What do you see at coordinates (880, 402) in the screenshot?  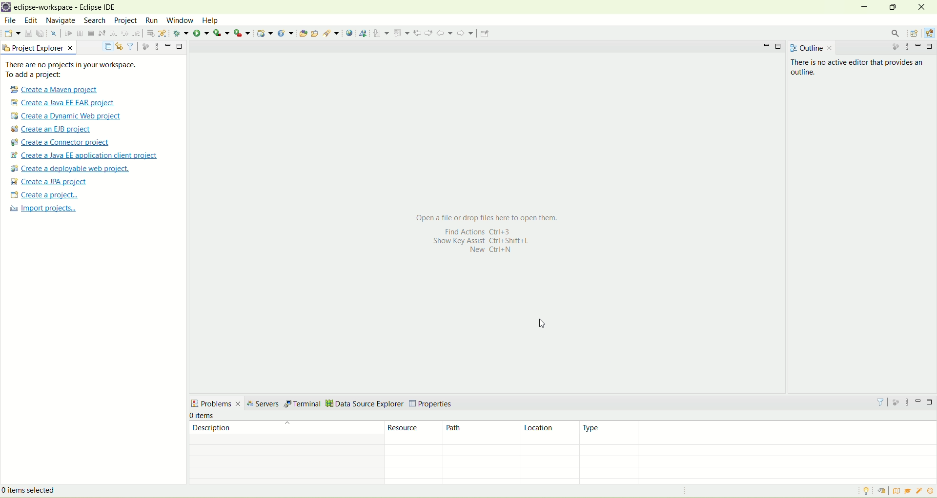 I see `filter` at bounding box center [880, 402].